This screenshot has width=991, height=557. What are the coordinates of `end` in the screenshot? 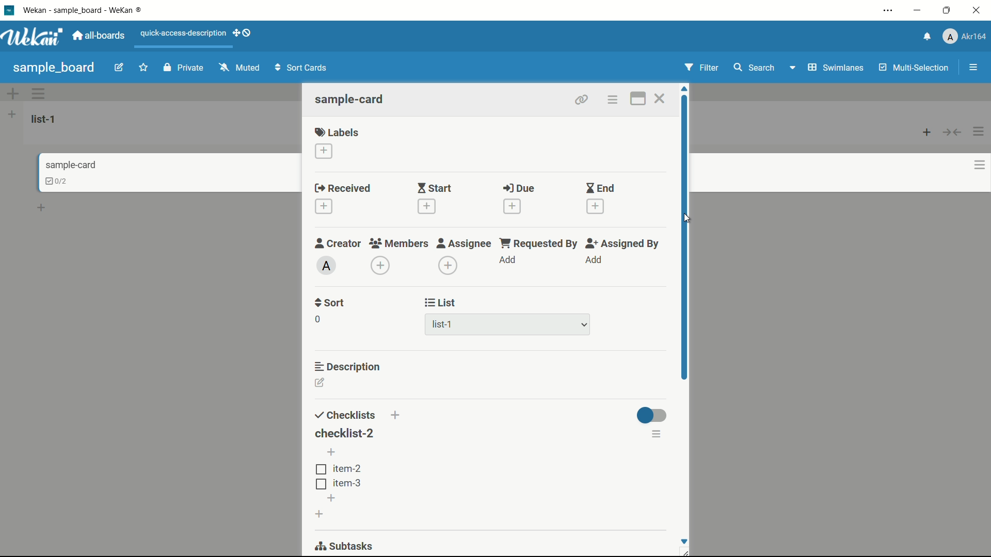 It's located at (601, 189).